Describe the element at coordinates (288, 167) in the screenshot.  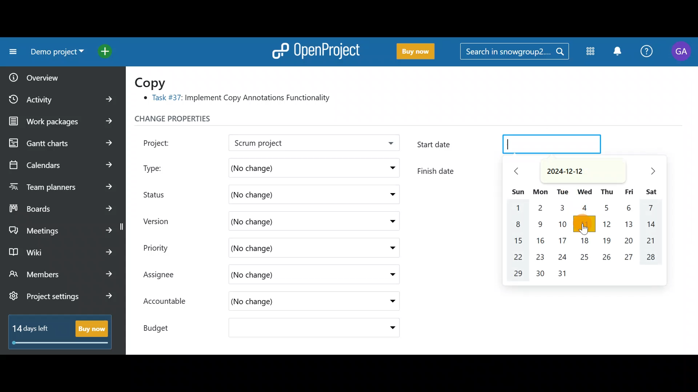
I see `(No change)` at that location.